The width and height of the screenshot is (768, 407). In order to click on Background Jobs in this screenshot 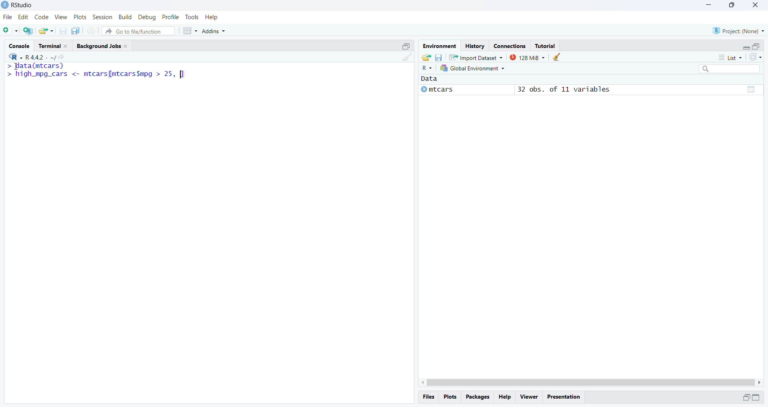, I will do `click(104, 46)`.